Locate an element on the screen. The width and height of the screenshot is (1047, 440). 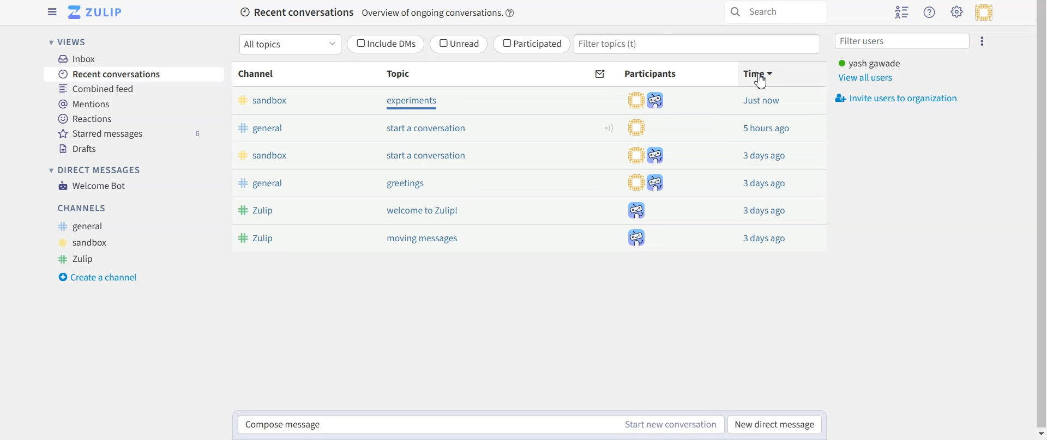
3daysago is located at coordinates (766, 130).